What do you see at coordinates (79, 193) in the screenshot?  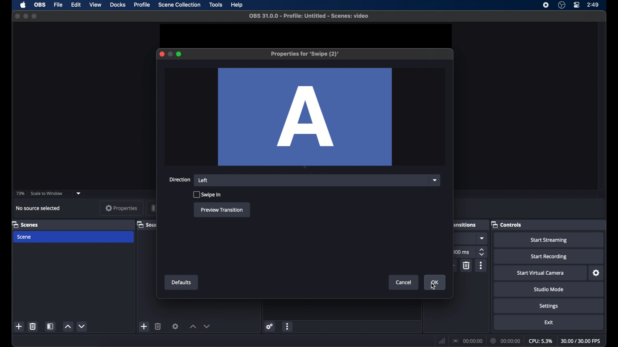 I see `dropdown` at bounding box center [79, 193].